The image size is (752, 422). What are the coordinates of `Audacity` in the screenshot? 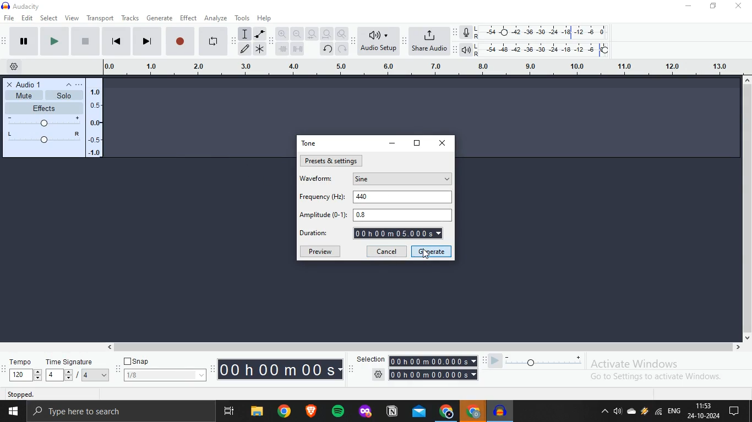 It's located at (19, 7).